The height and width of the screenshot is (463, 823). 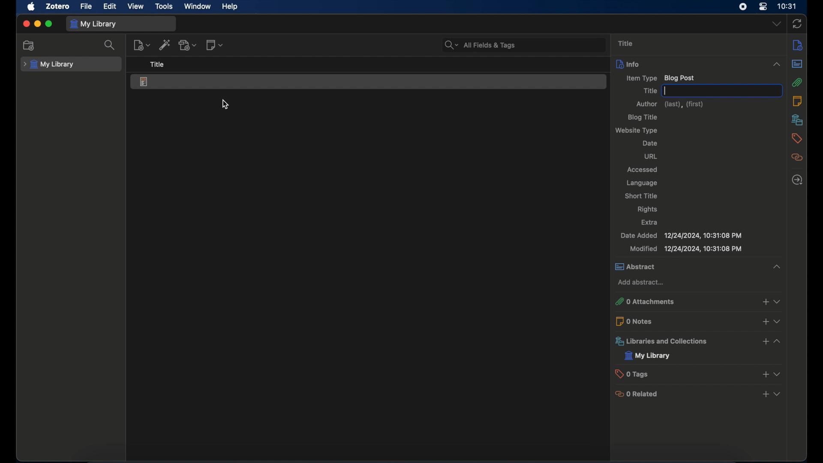 What do you see at coordinates (697, 267) in the screenshot?
I see `abstract` at bounding box center [697, 267].